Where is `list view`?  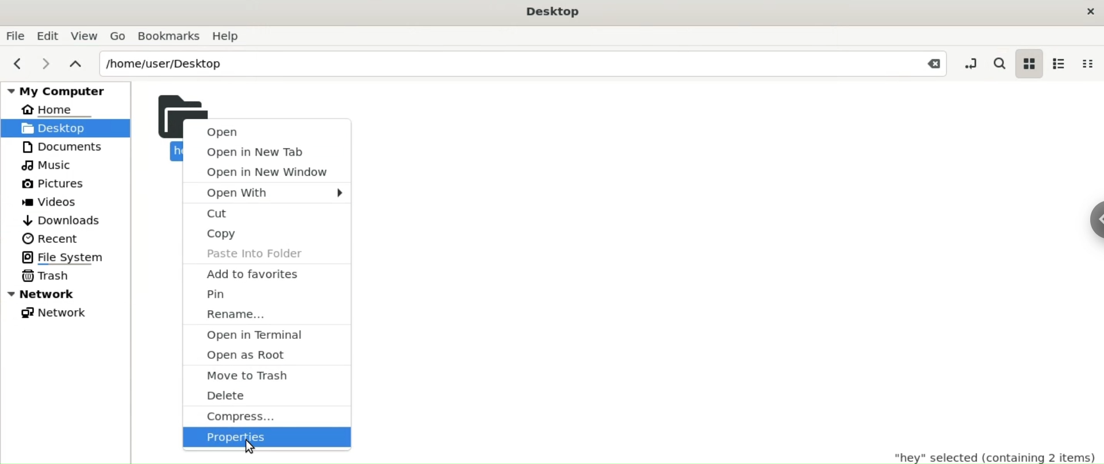
list view is located at coordinates (1061, 65).